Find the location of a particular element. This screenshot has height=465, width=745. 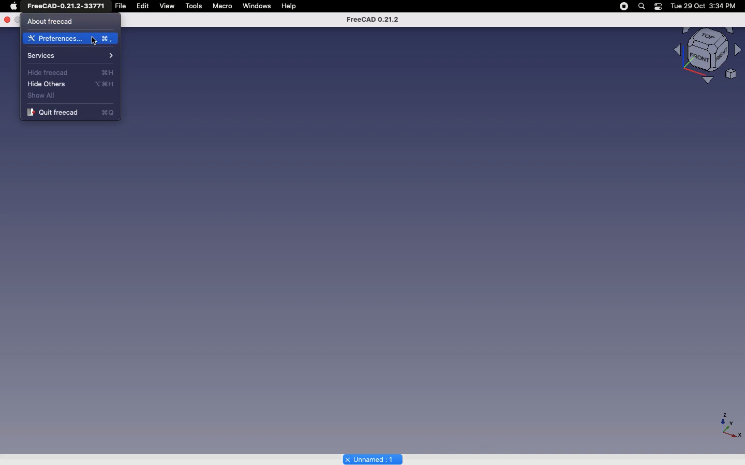

Hide freecad is located at coordinates (70, 72).